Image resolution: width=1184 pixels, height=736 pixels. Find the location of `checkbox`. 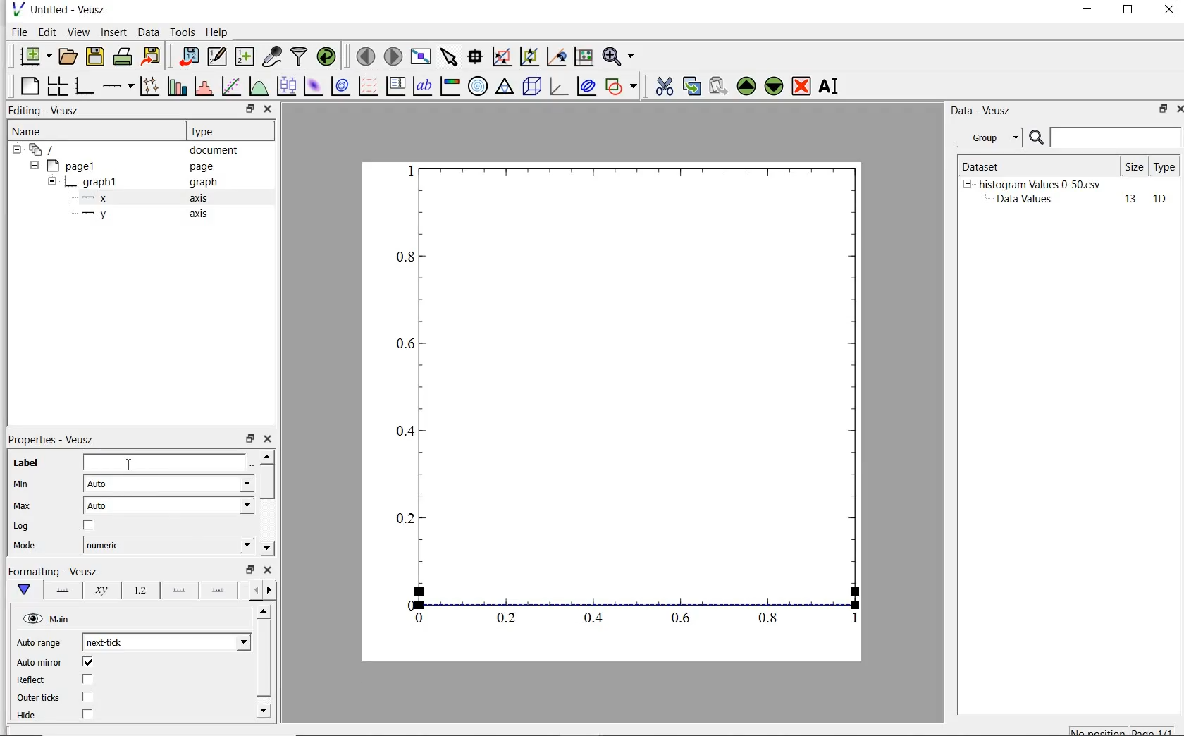

checkbox is located at coordinates (88, 663).